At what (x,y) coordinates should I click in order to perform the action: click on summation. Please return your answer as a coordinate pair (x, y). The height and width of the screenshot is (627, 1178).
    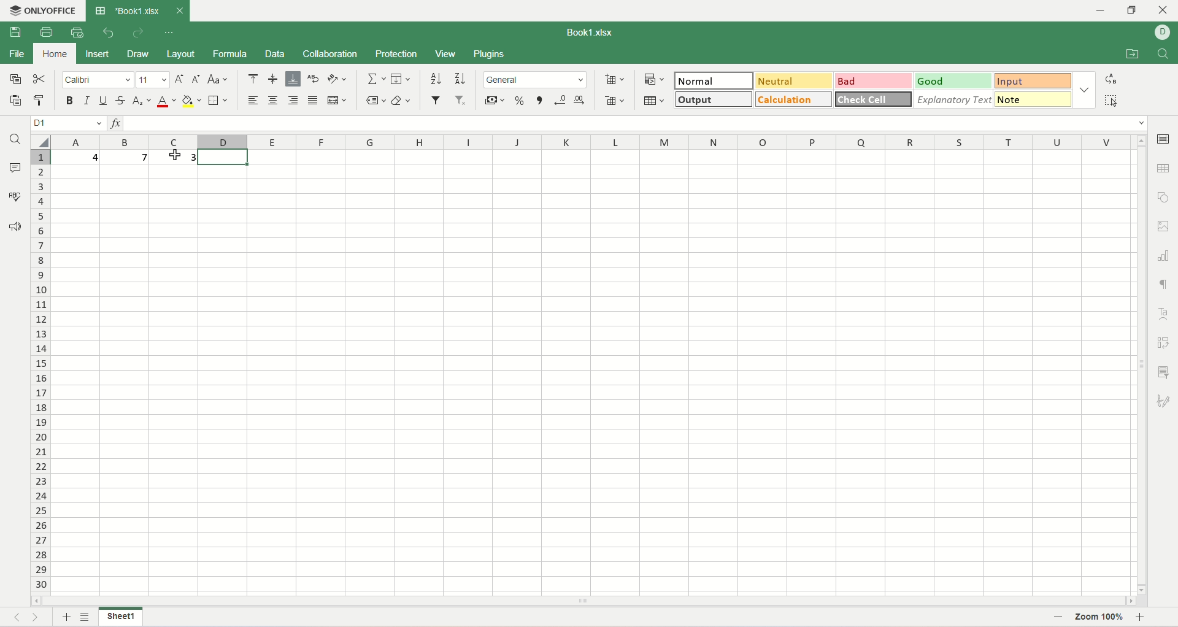
    Looking at the image, I should click on (375, 79).